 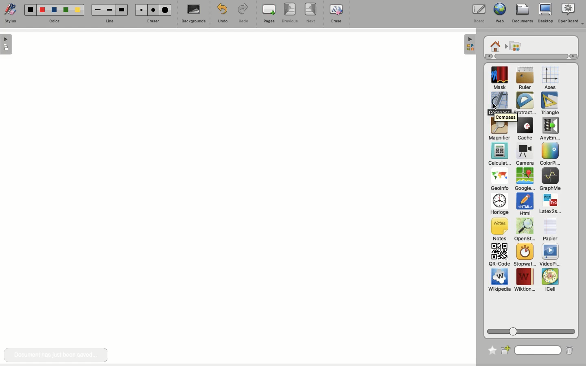 I want to click on Ruler, so click(x=525, y=79).